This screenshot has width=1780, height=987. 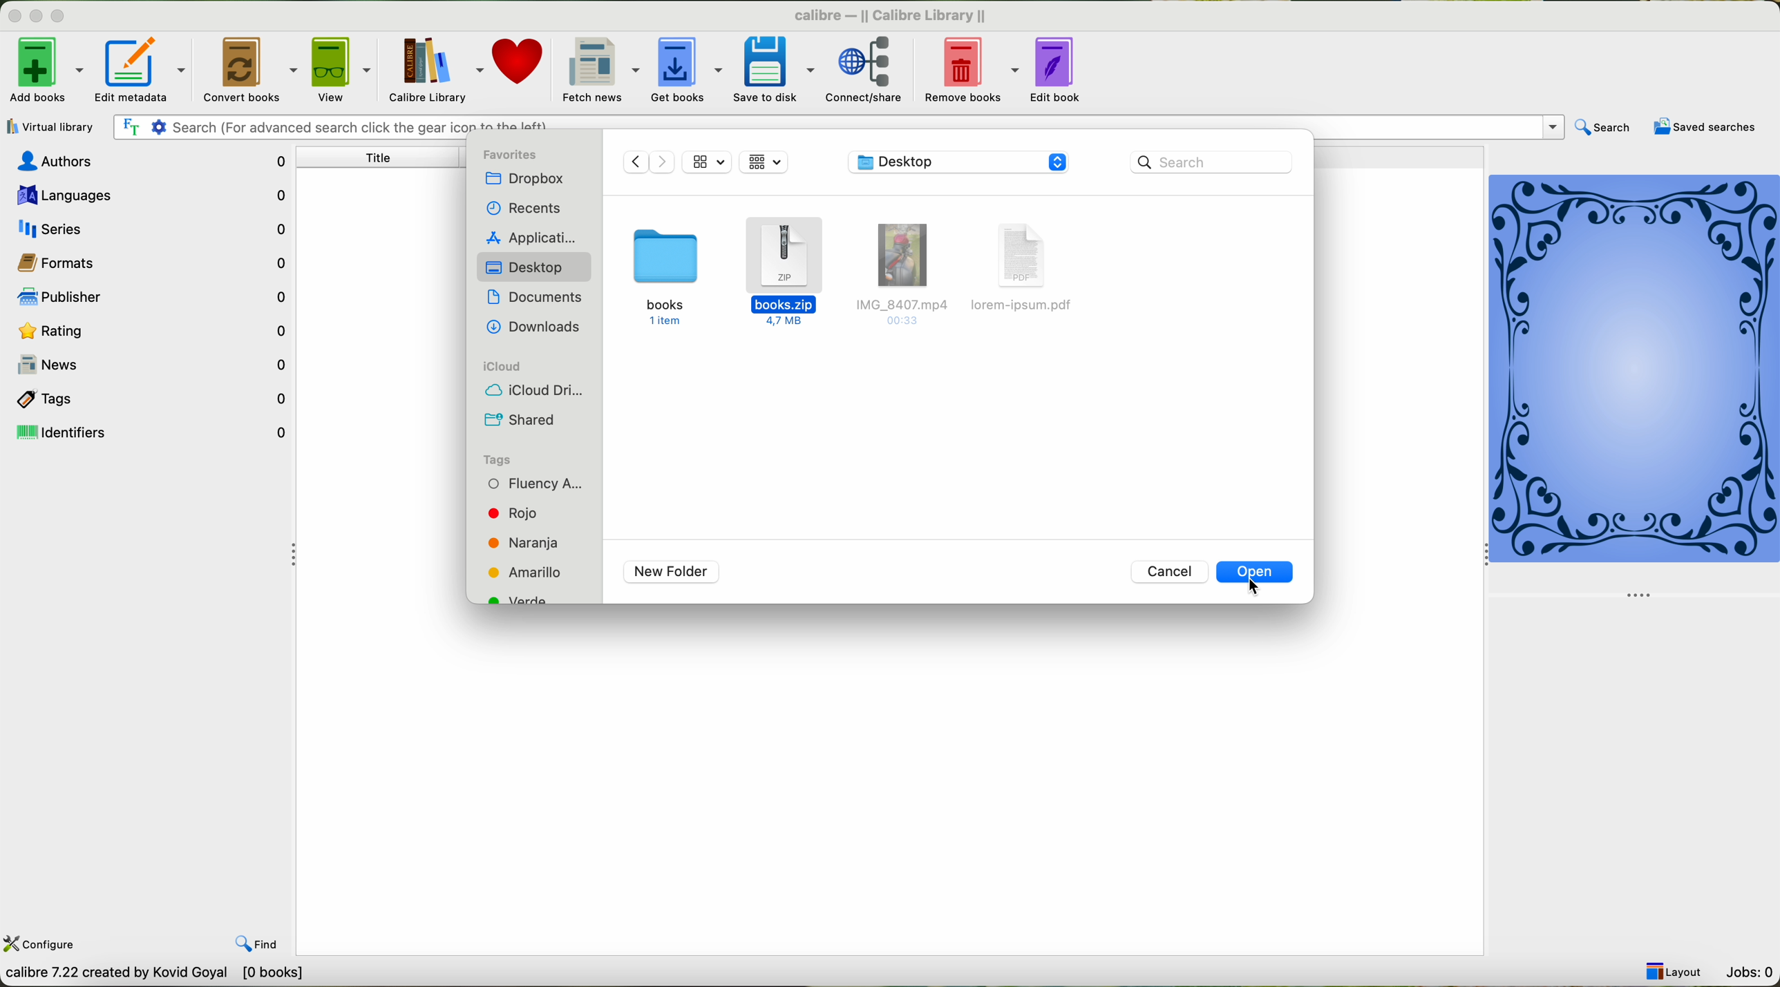 What do you see at coordinates (50, 126) in the screenshot?
I see `virtual library` at bounding box center [50, 126].